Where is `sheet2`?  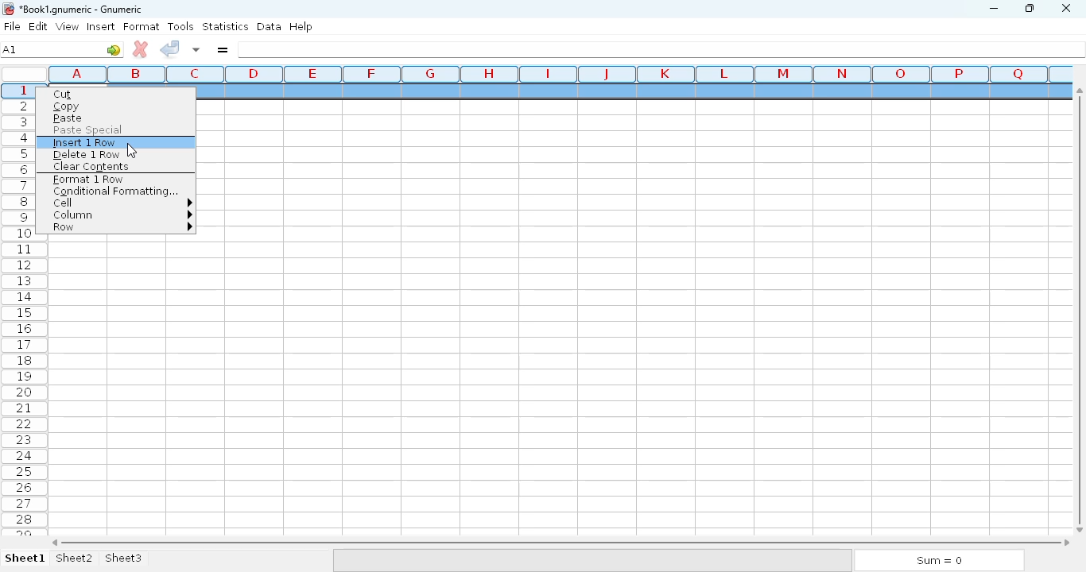
sheet2 is located at coordinates (76, 558).